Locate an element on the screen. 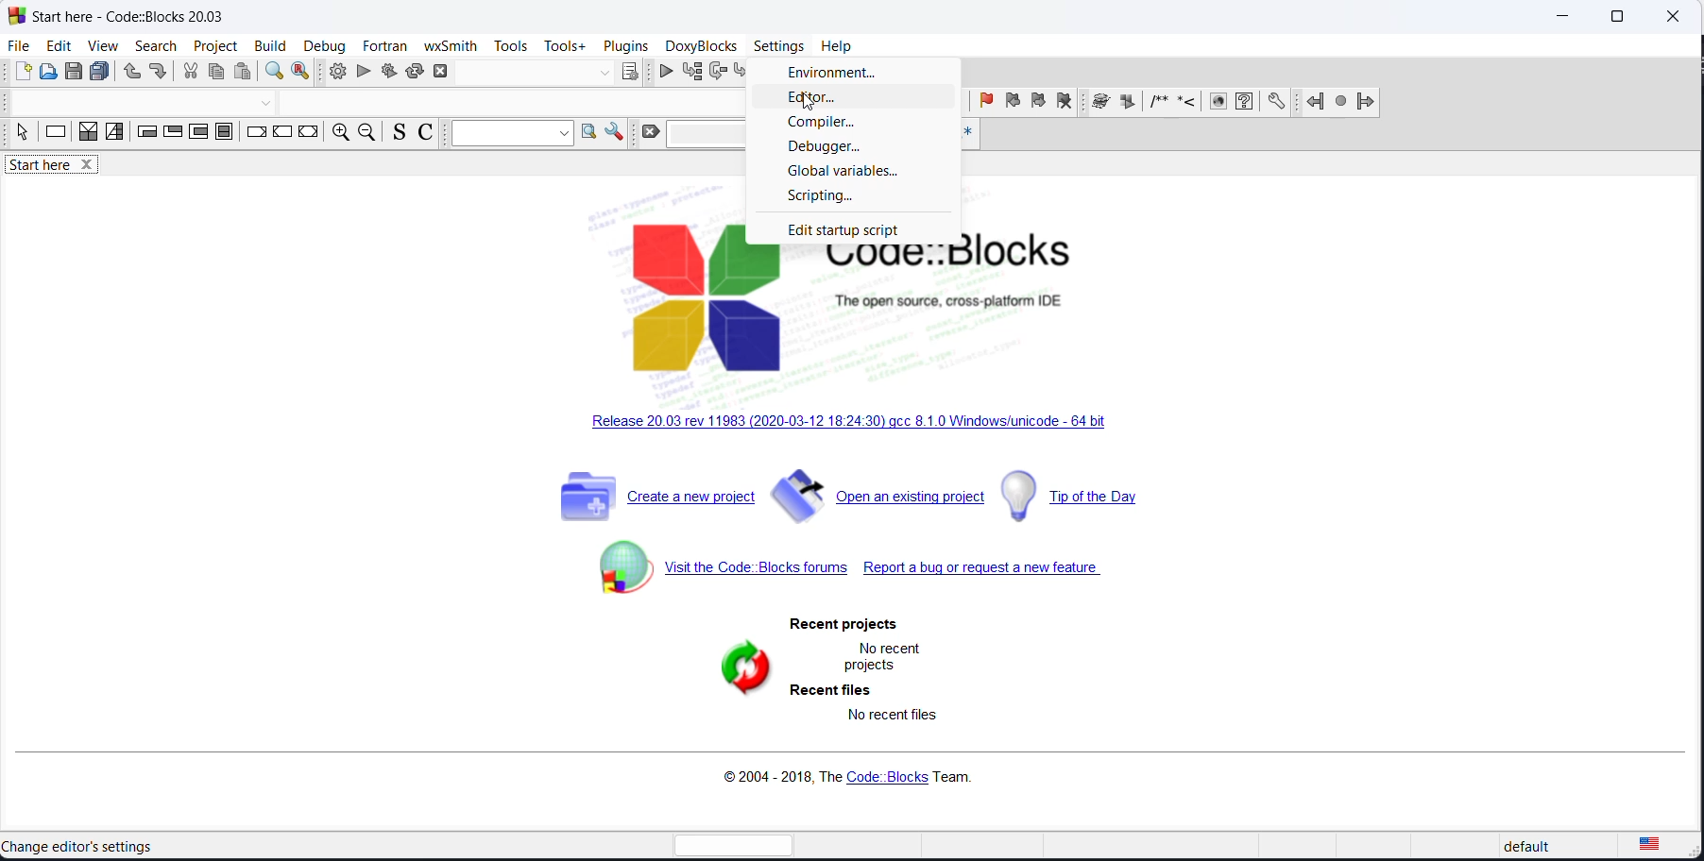 The image size is (1704, 861). save all is located at coordinates (103, 72).